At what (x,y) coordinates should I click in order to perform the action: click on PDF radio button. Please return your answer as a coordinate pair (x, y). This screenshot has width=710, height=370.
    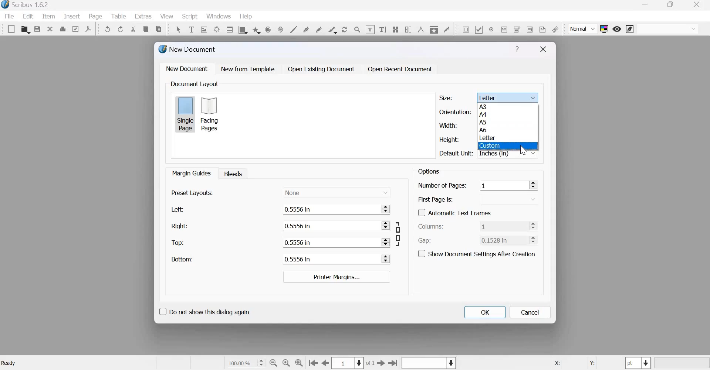
    Looking at the image, I should click on (491, 29).